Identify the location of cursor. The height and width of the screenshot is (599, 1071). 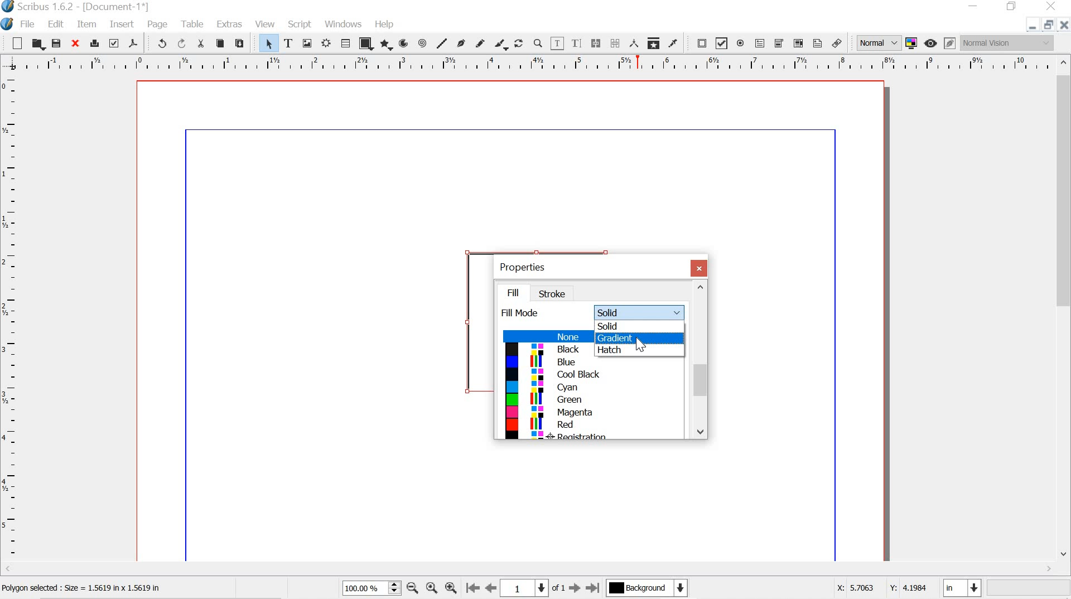
(640, 345).